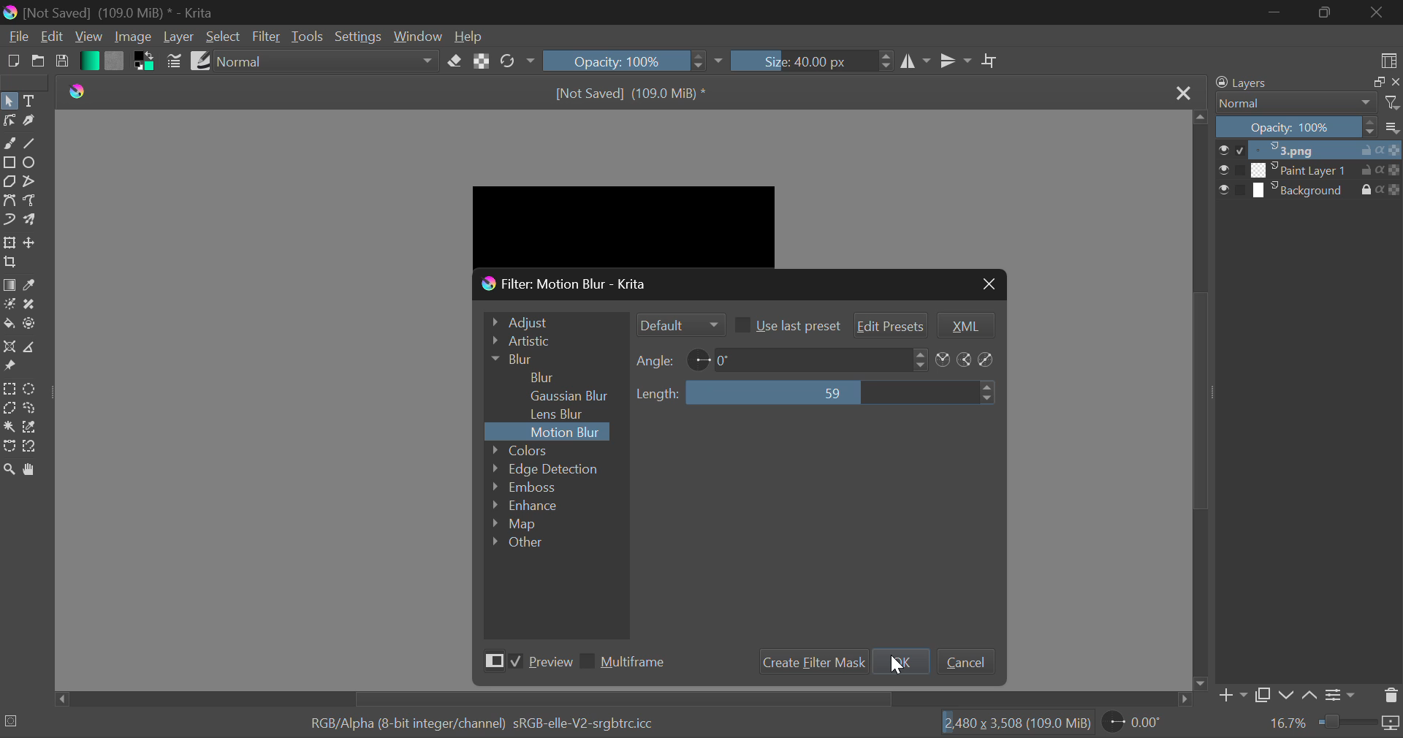  What do you see at coordinates (9, 347) in the screenshot?
I see `Assistant Tool` at bounding box center [9, 347].